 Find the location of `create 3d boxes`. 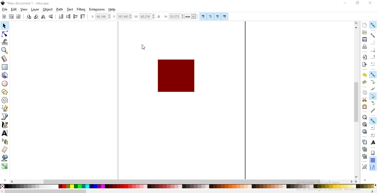

create 3d boxes is located at coordinates (5, 76).